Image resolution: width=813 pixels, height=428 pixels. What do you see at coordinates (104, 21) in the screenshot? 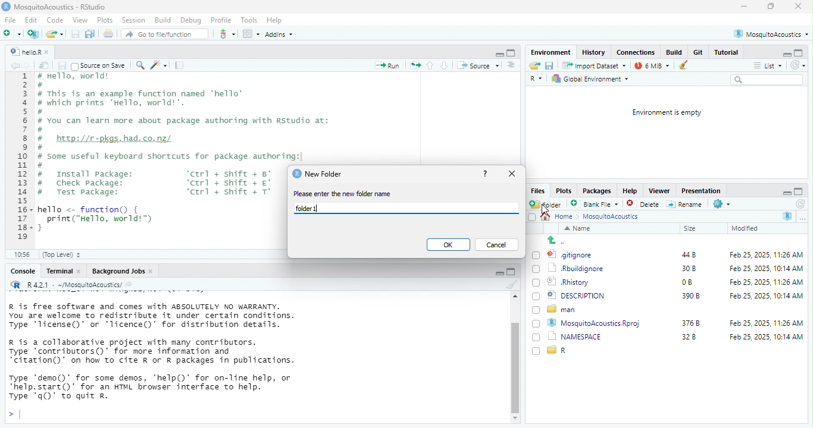
I see `Plots` at bounding box center [104, 21].